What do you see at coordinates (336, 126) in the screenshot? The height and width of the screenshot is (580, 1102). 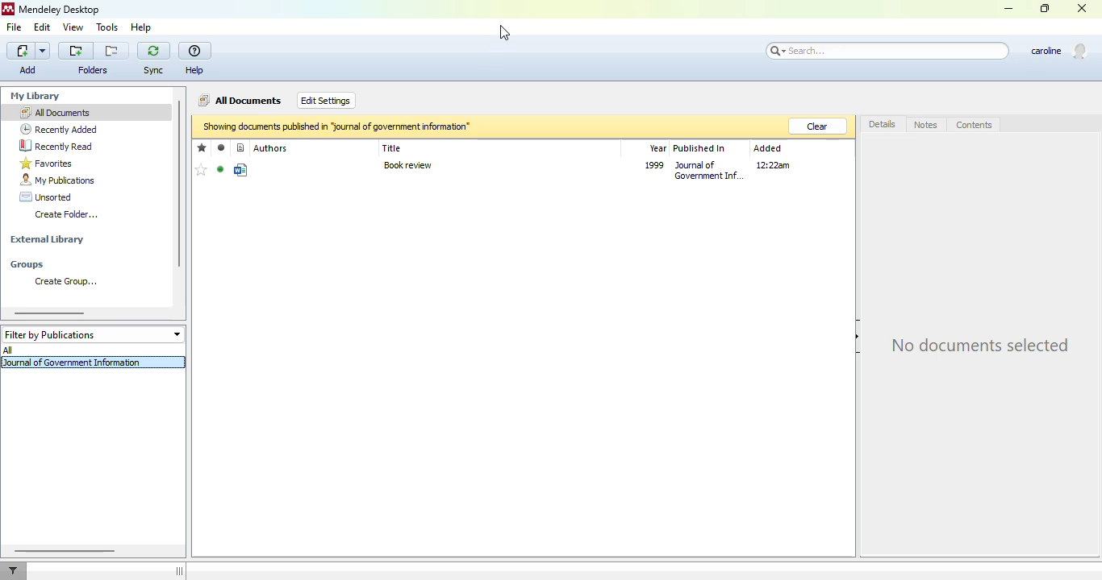 I see `showing documents published in "journal of government information"` at bounding box center [336, 126].